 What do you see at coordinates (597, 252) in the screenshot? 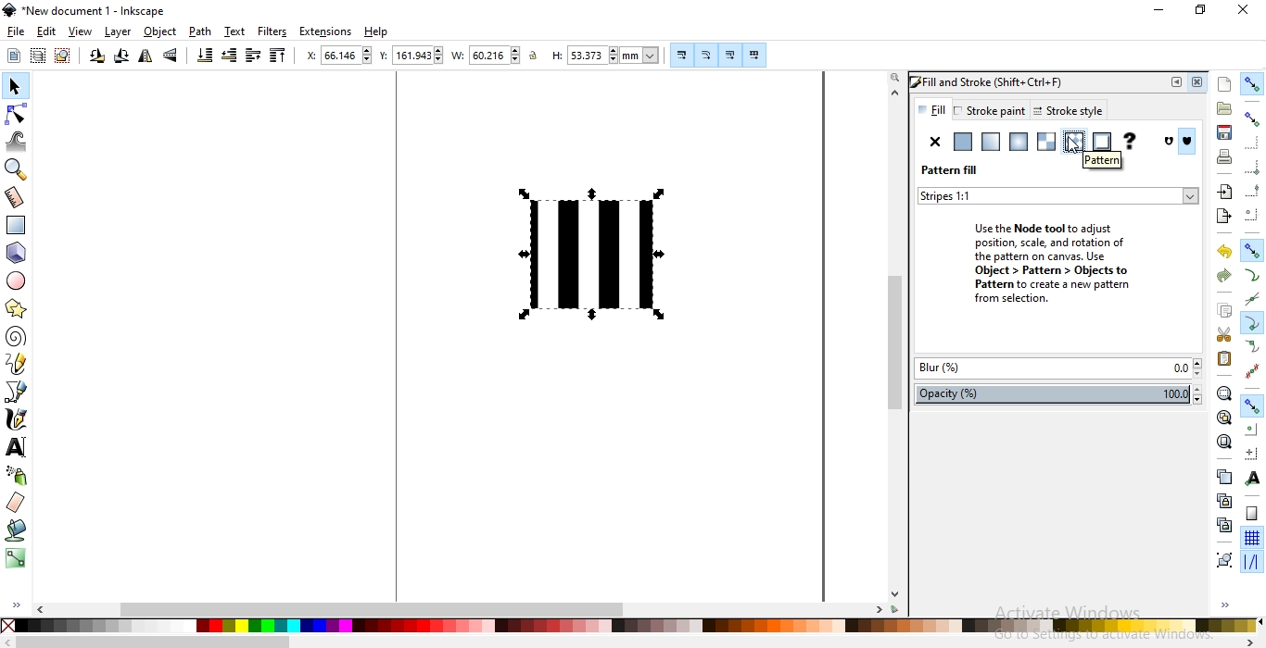
I see `image` at bounding box center [597, 252].